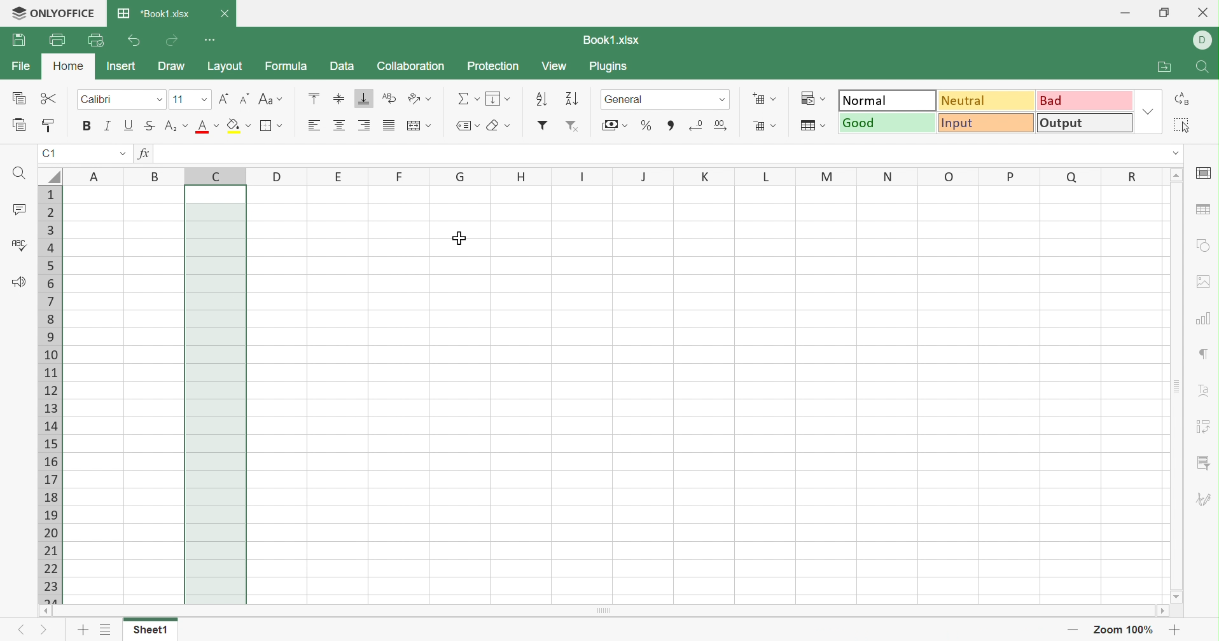  Describe the element at coordinates (987, 125) in the screenshot. I see `Input` at that location.